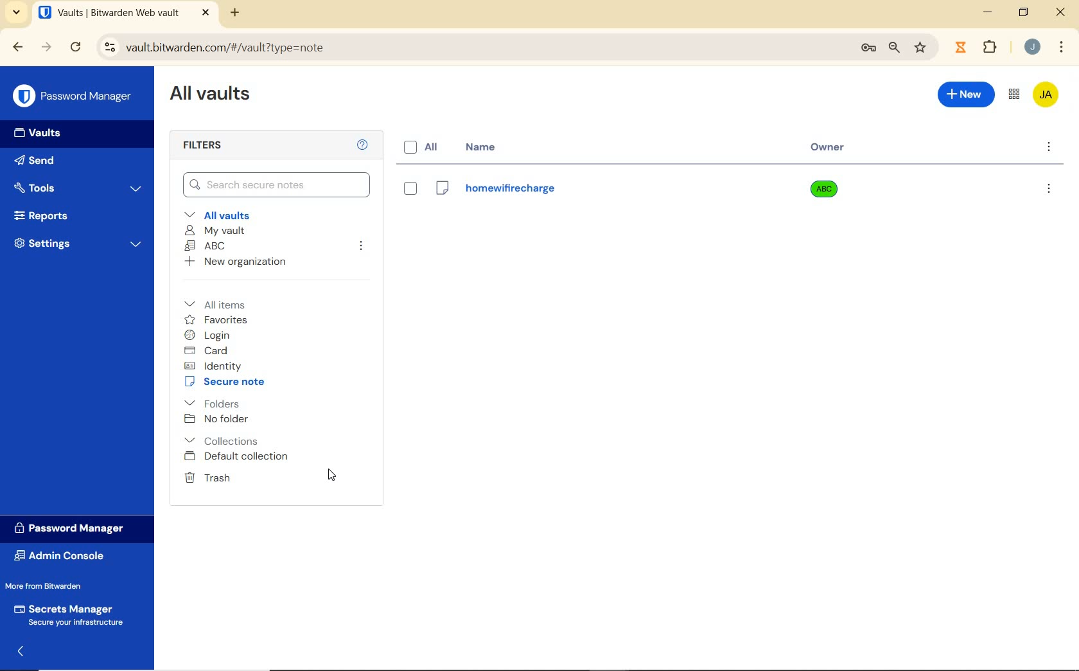  I want to click on More from Bitwarden, so click(52, 586).